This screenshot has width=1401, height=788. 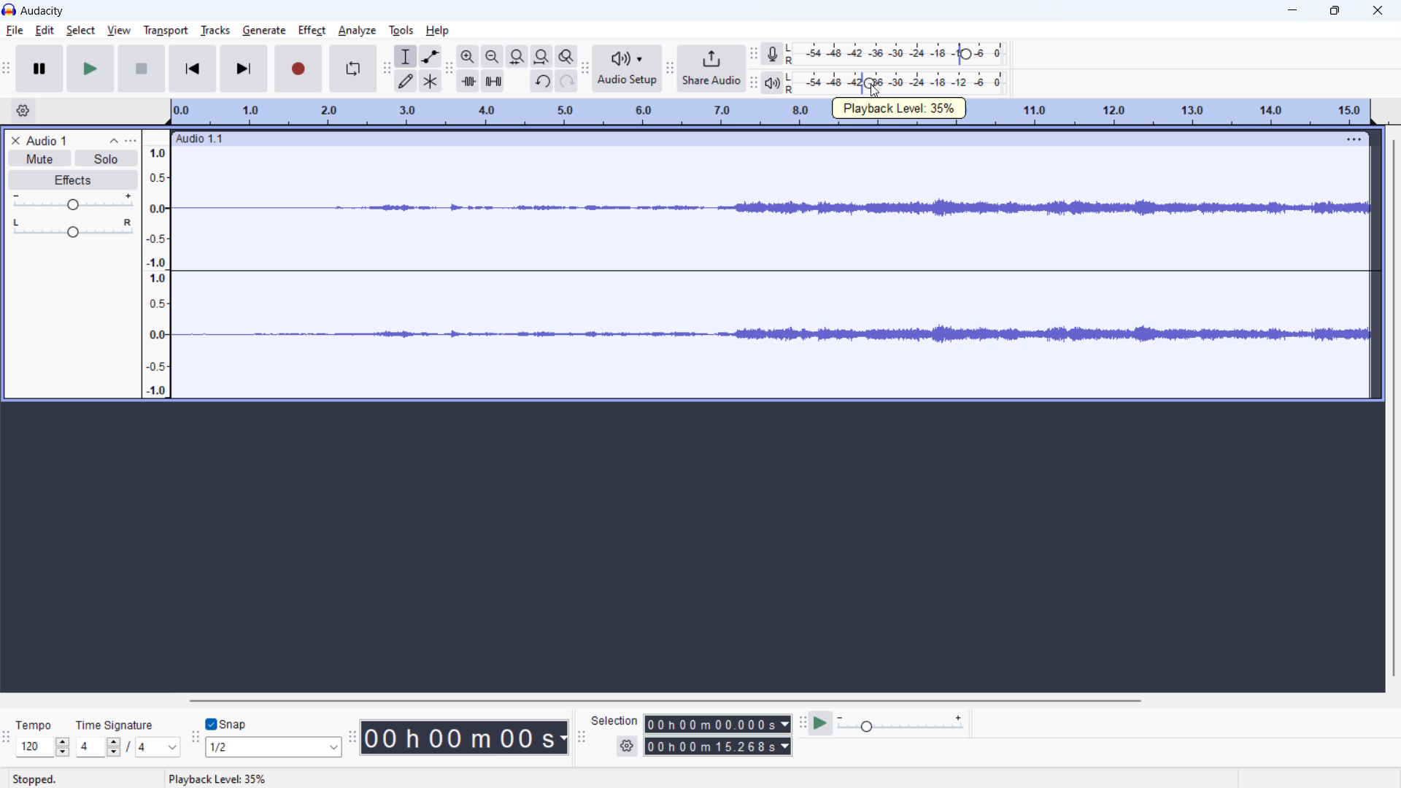 I want to click on recording meter, so click(x=773, y=54).